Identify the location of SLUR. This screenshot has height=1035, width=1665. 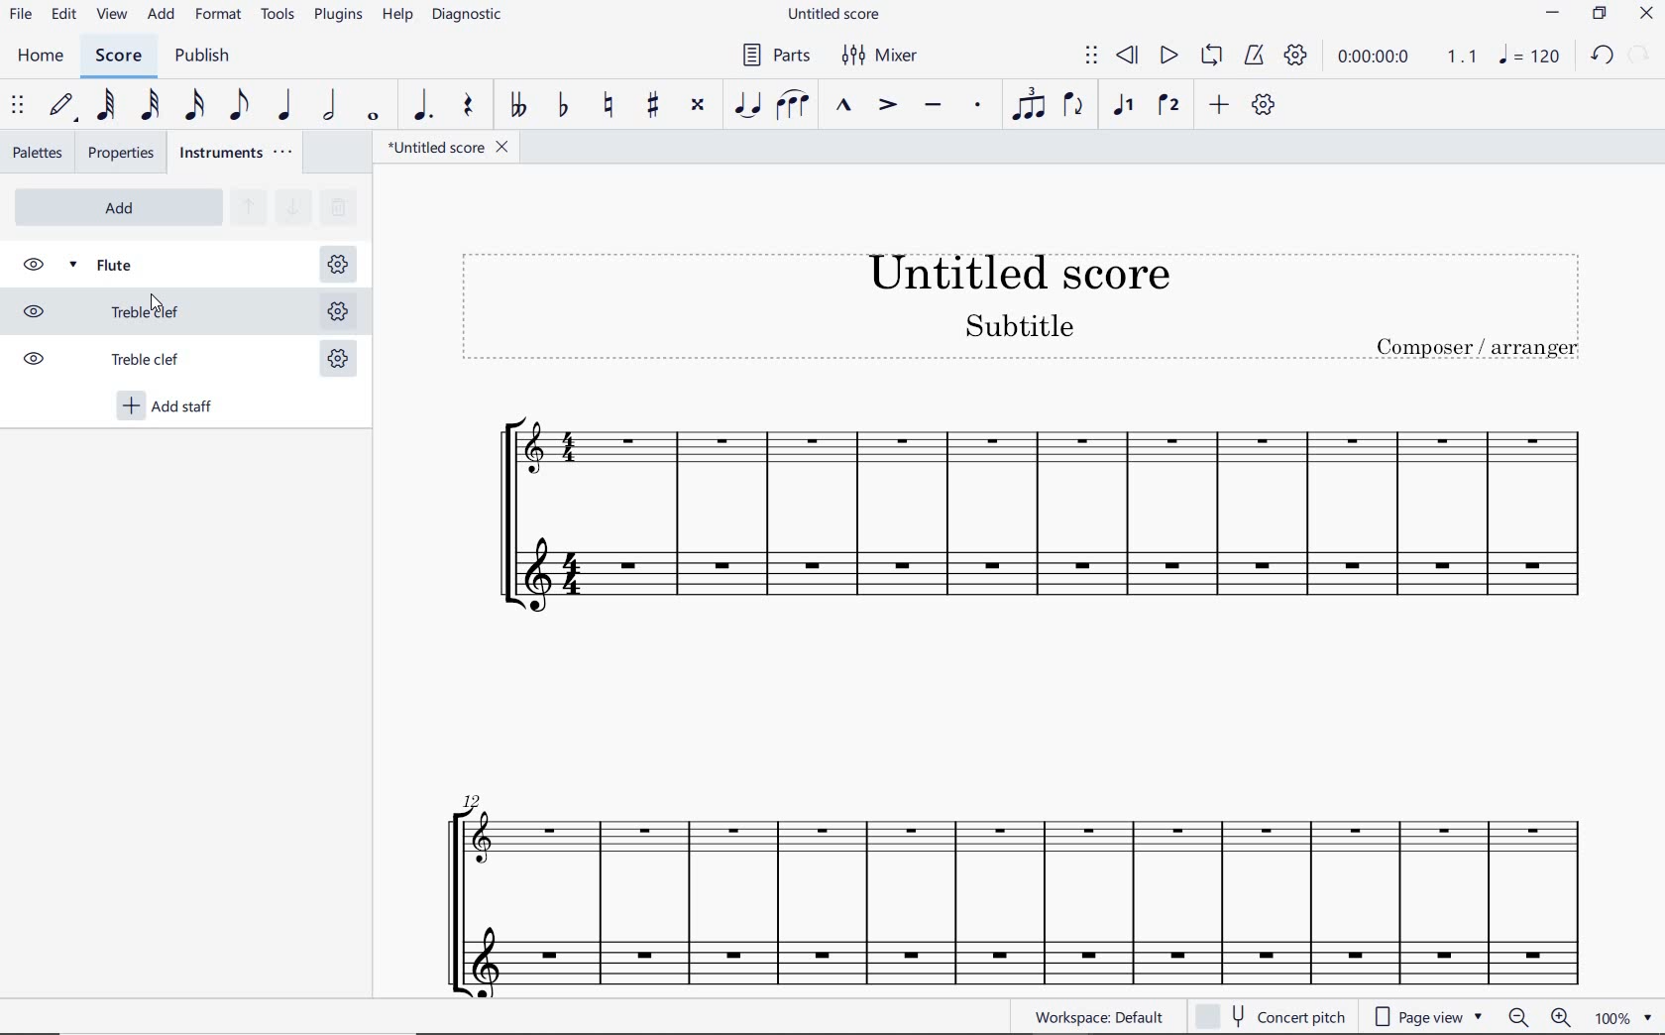
(793, 105).